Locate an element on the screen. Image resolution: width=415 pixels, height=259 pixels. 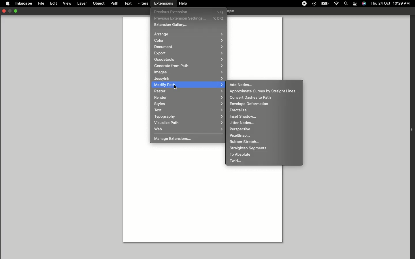
Notification bar is located at coordinates (355, 4).